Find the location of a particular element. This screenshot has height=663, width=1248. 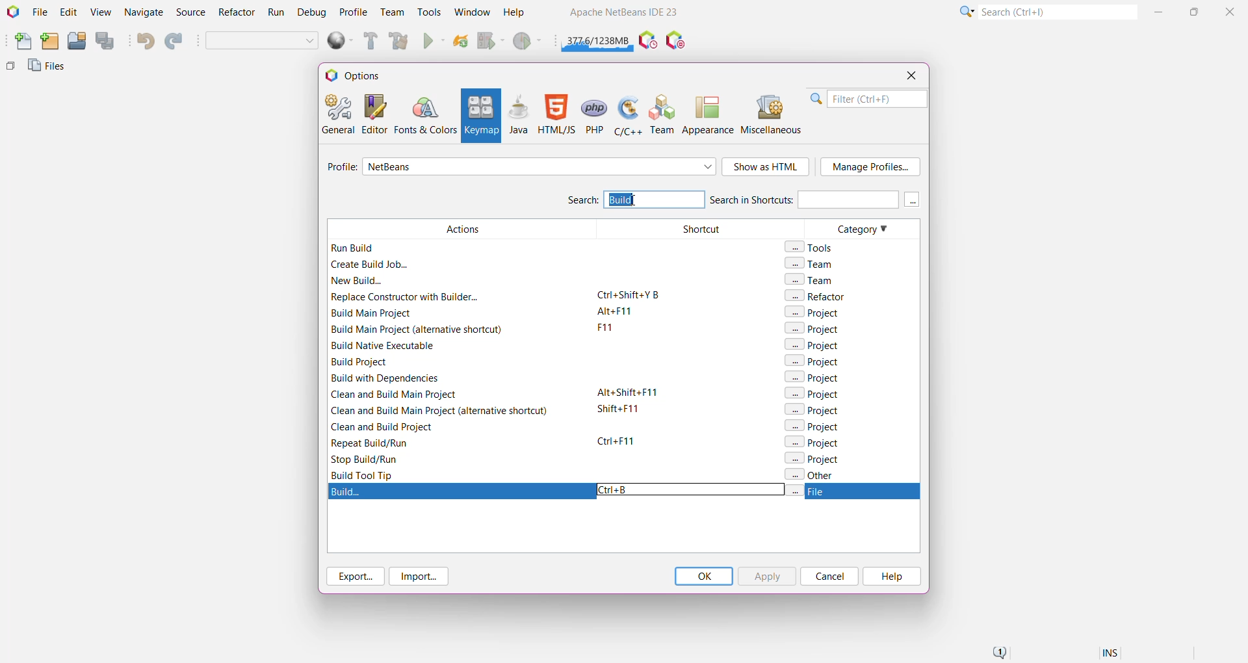

Debug Main Project is located at coordinates (490, 41).